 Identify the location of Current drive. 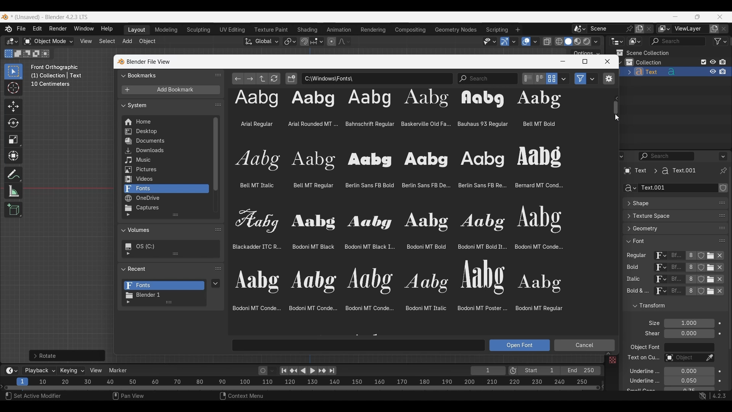
(168, 246).